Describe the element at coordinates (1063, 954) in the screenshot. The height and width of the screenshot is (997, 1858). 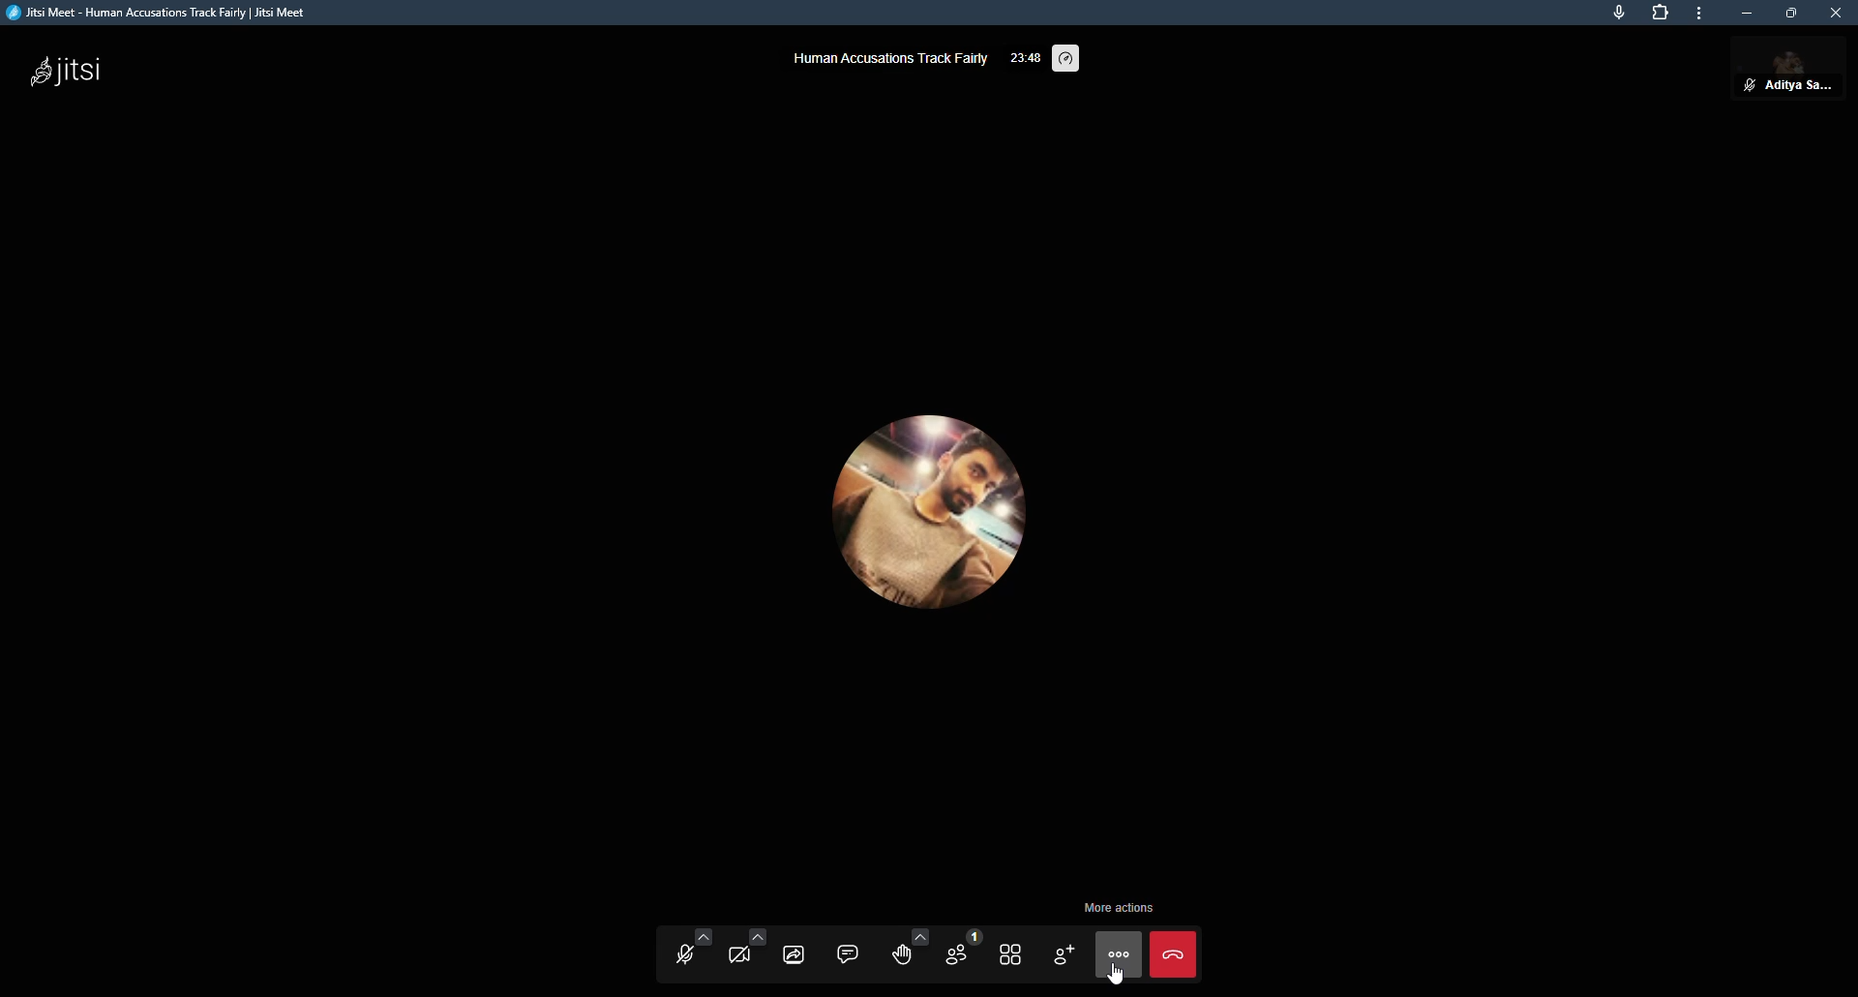
I see `invite people` at that location.